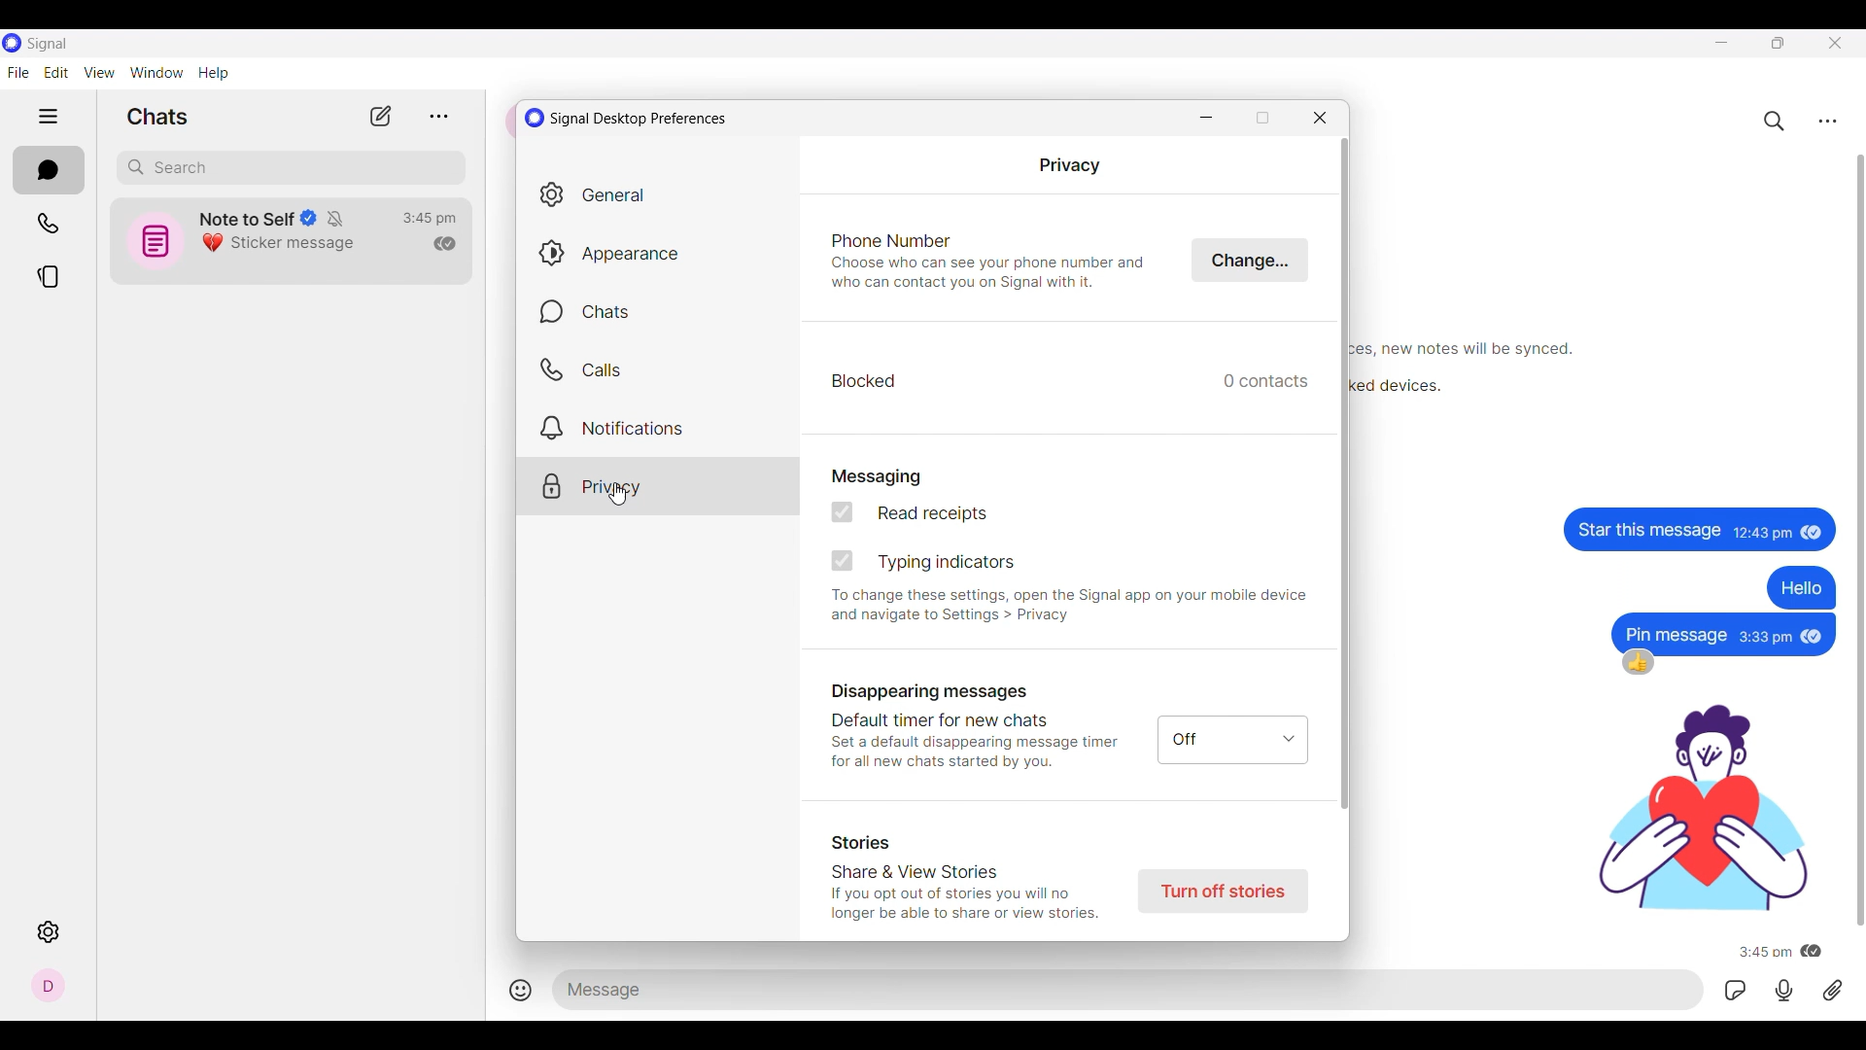  What do you see at coordinates (1070, 166) in the screenshot?
I see `Privacy setting` at bounding box center [1070, 166].